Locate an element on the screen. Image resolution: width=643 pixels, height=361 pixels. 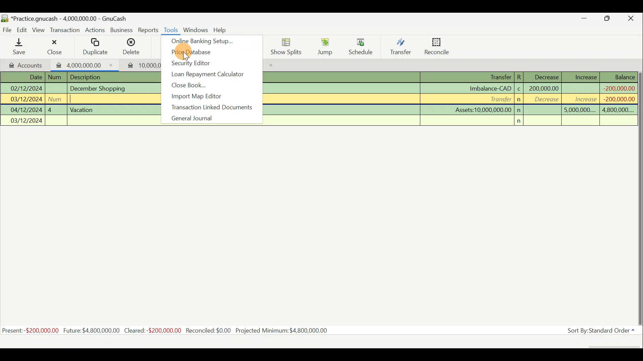
Security editor is located at coordinates (199, 62).